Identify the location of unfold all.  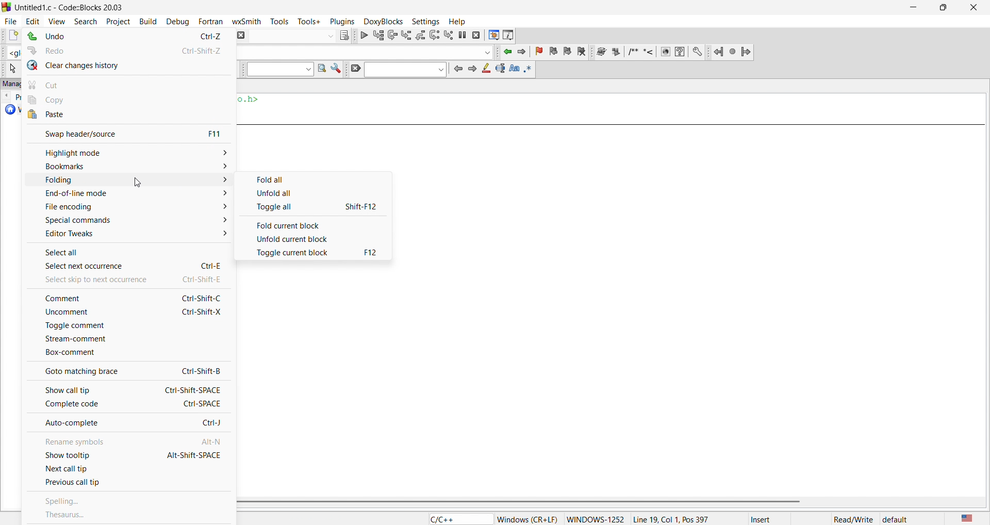
(313, 193).